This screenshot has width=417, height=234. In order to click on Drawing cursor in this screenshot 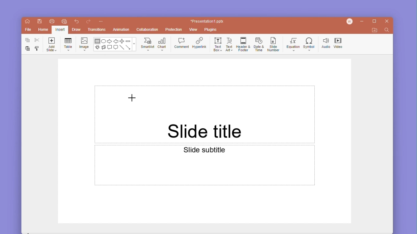, I will do `click(133, 98)`.